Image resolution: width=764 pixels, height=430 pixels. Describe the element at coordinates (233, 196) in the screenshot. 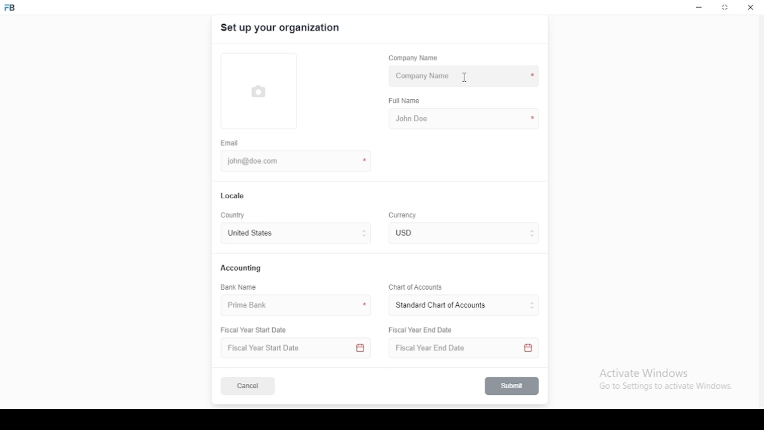

I see `locale` at that location.